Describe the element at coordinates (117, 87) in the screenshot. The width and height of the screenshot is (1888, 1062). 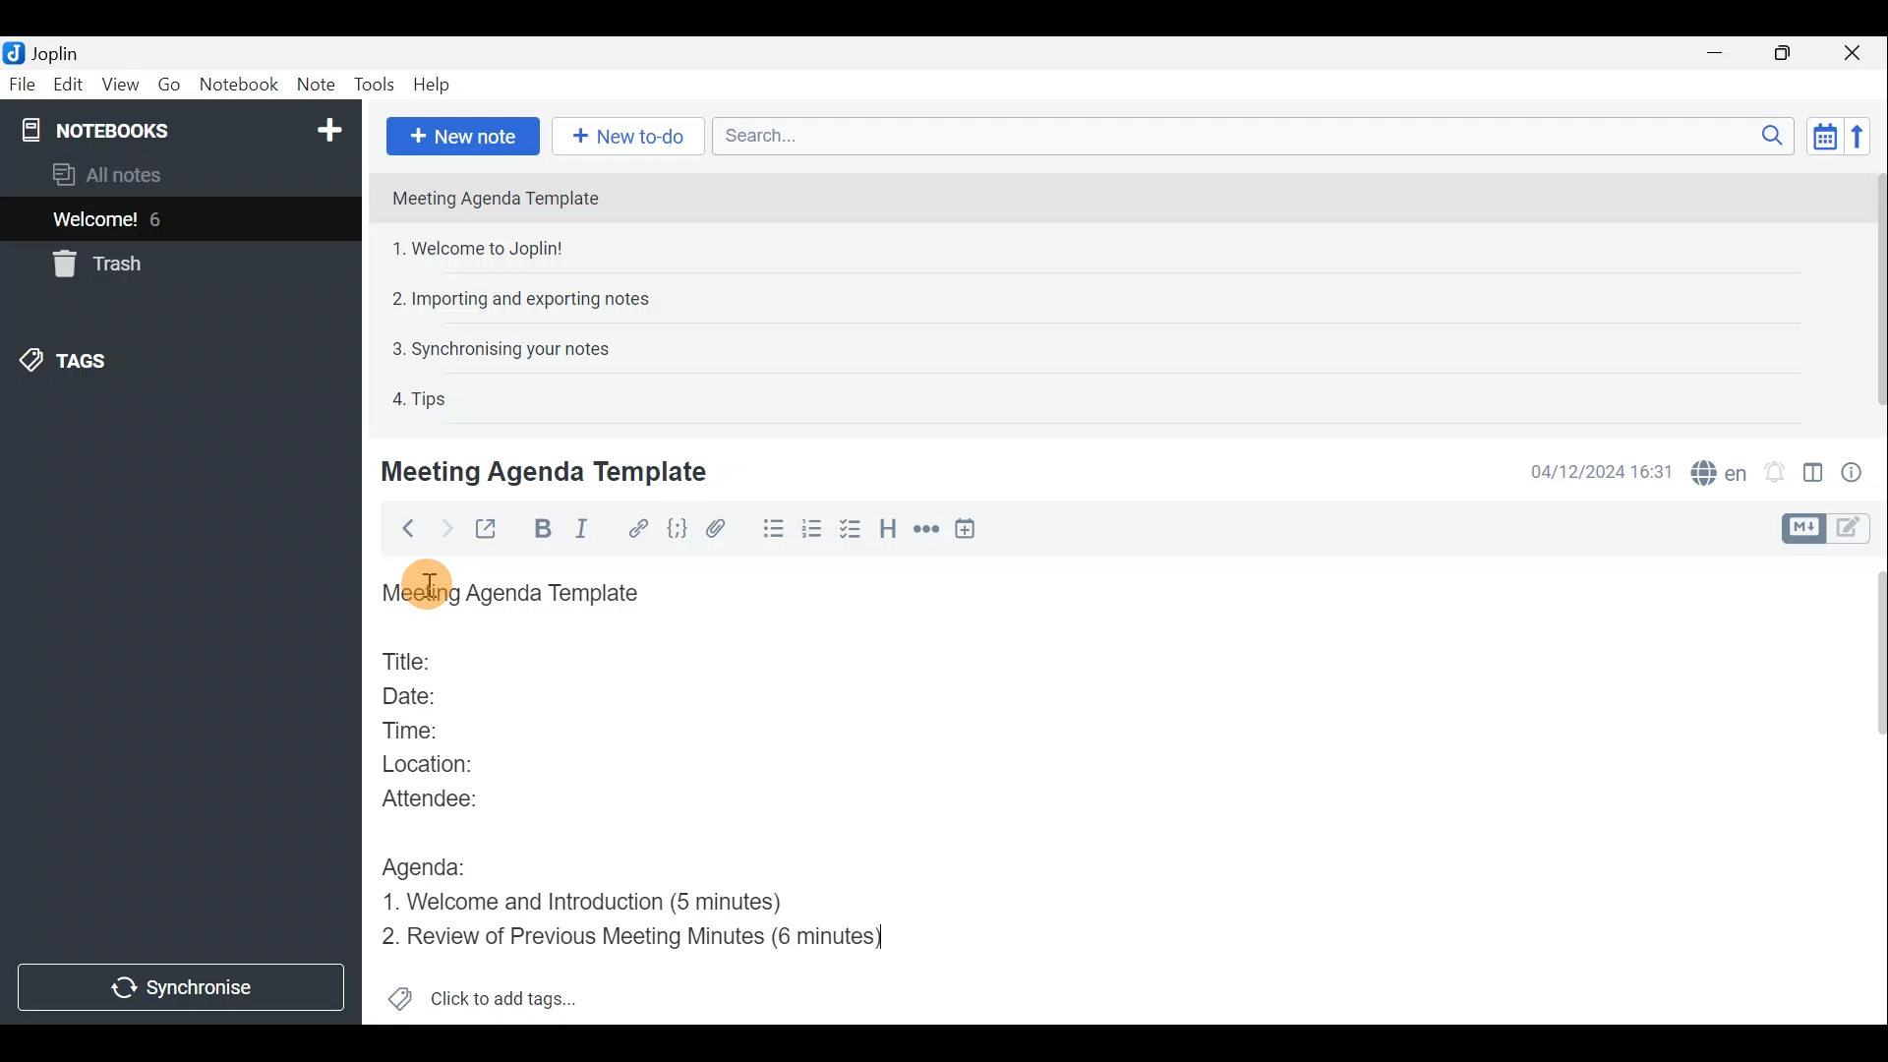
I see `View` at that location.